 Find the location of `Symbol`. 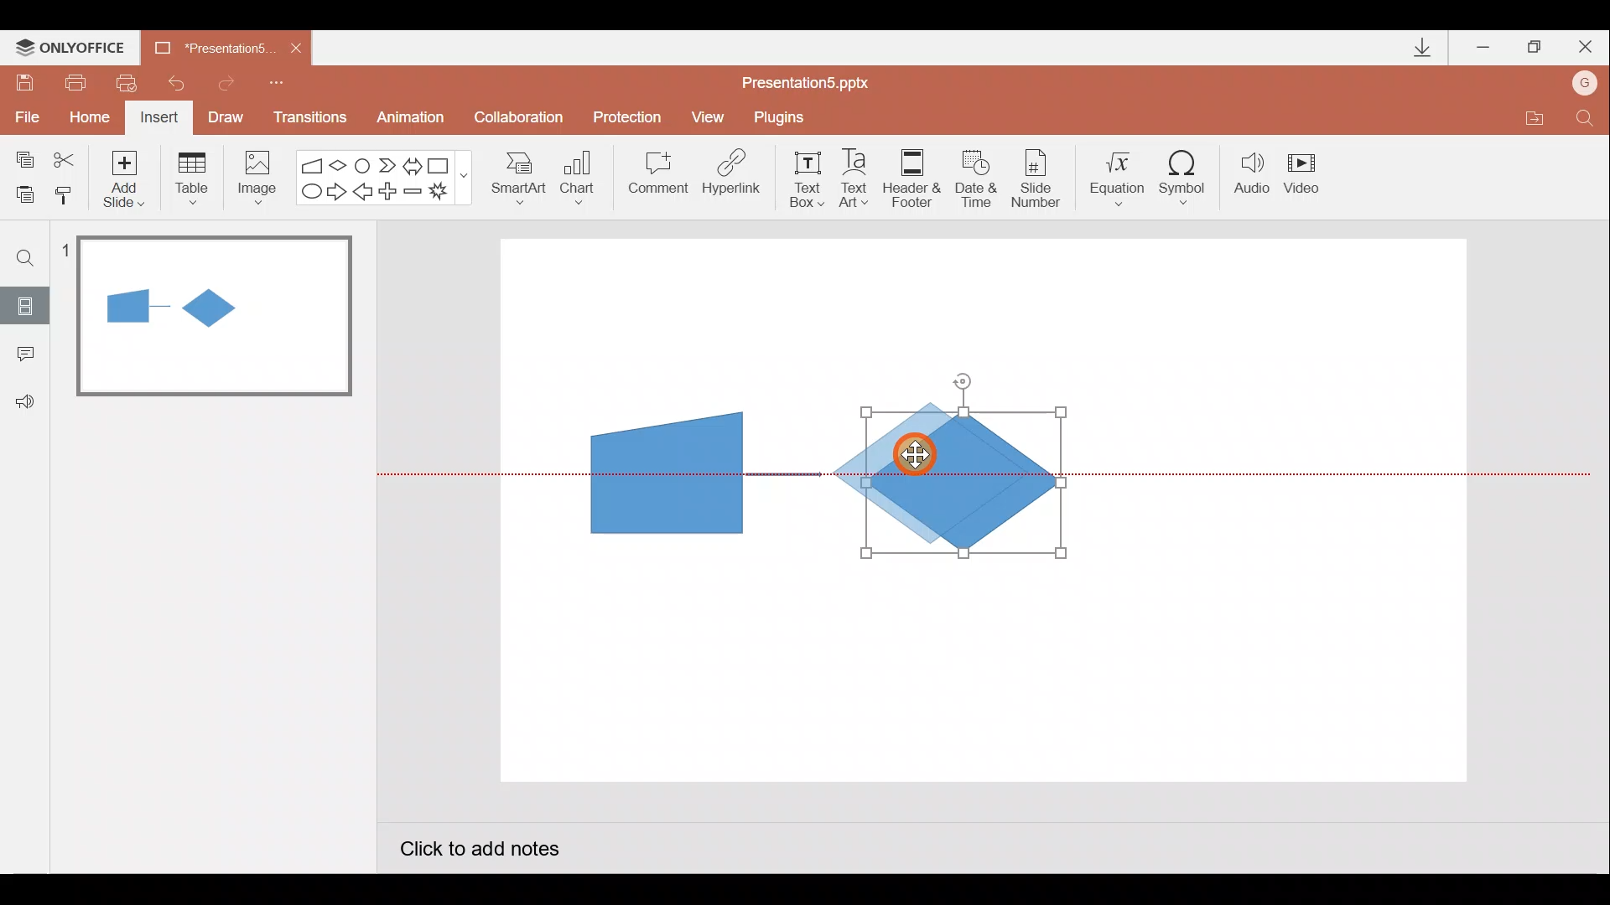

Symbol is located at coordinates (1189, 177).